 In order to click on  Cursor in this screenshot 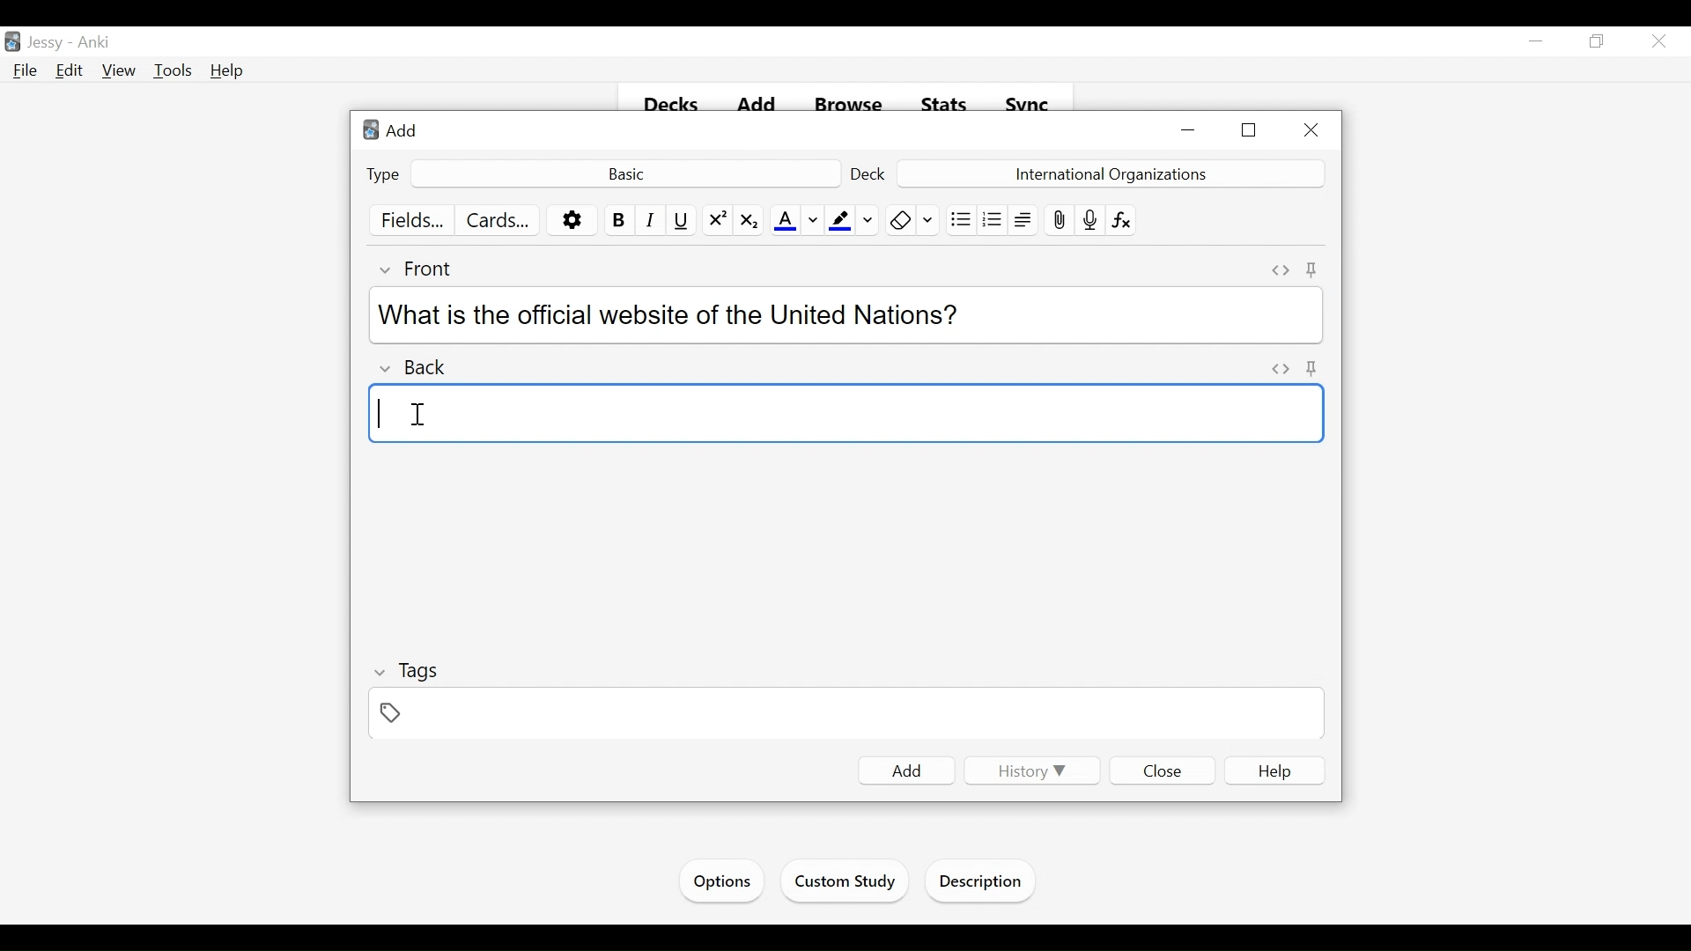, I will do `click(425, 414)`.